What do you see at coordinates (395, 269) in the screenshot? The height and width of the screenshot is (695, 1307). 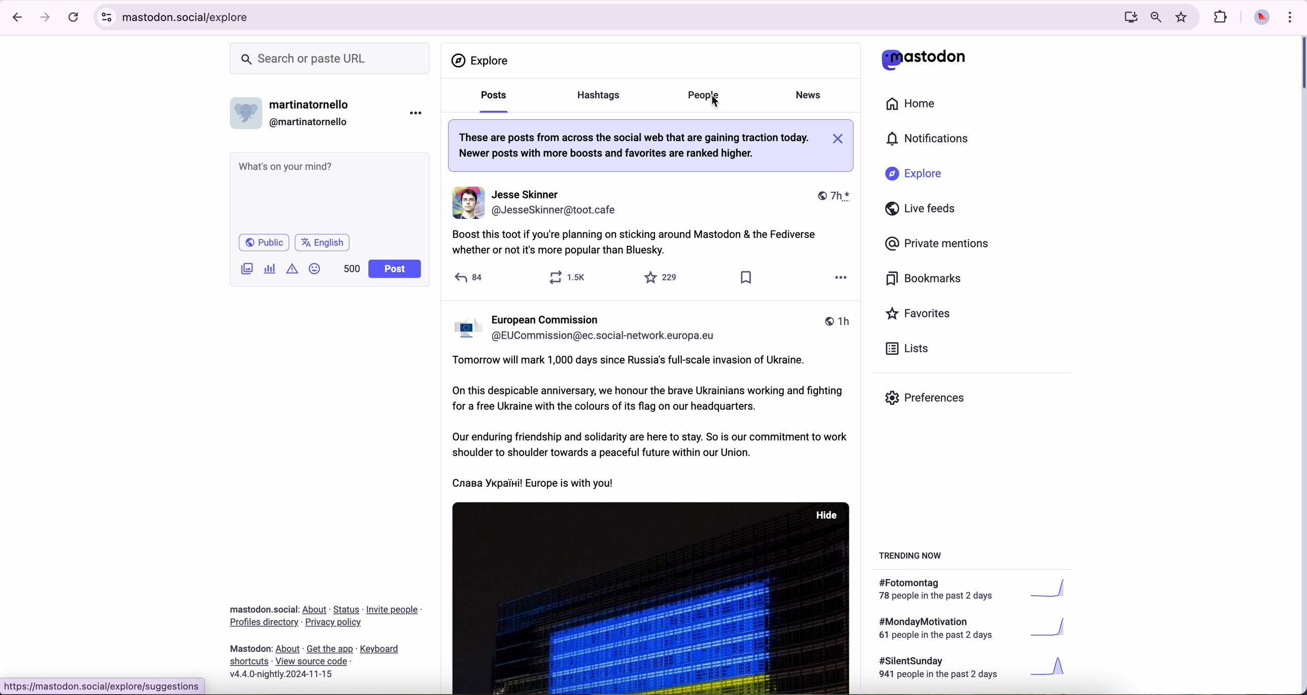 I see `post button` at bounding box center [395, 269].